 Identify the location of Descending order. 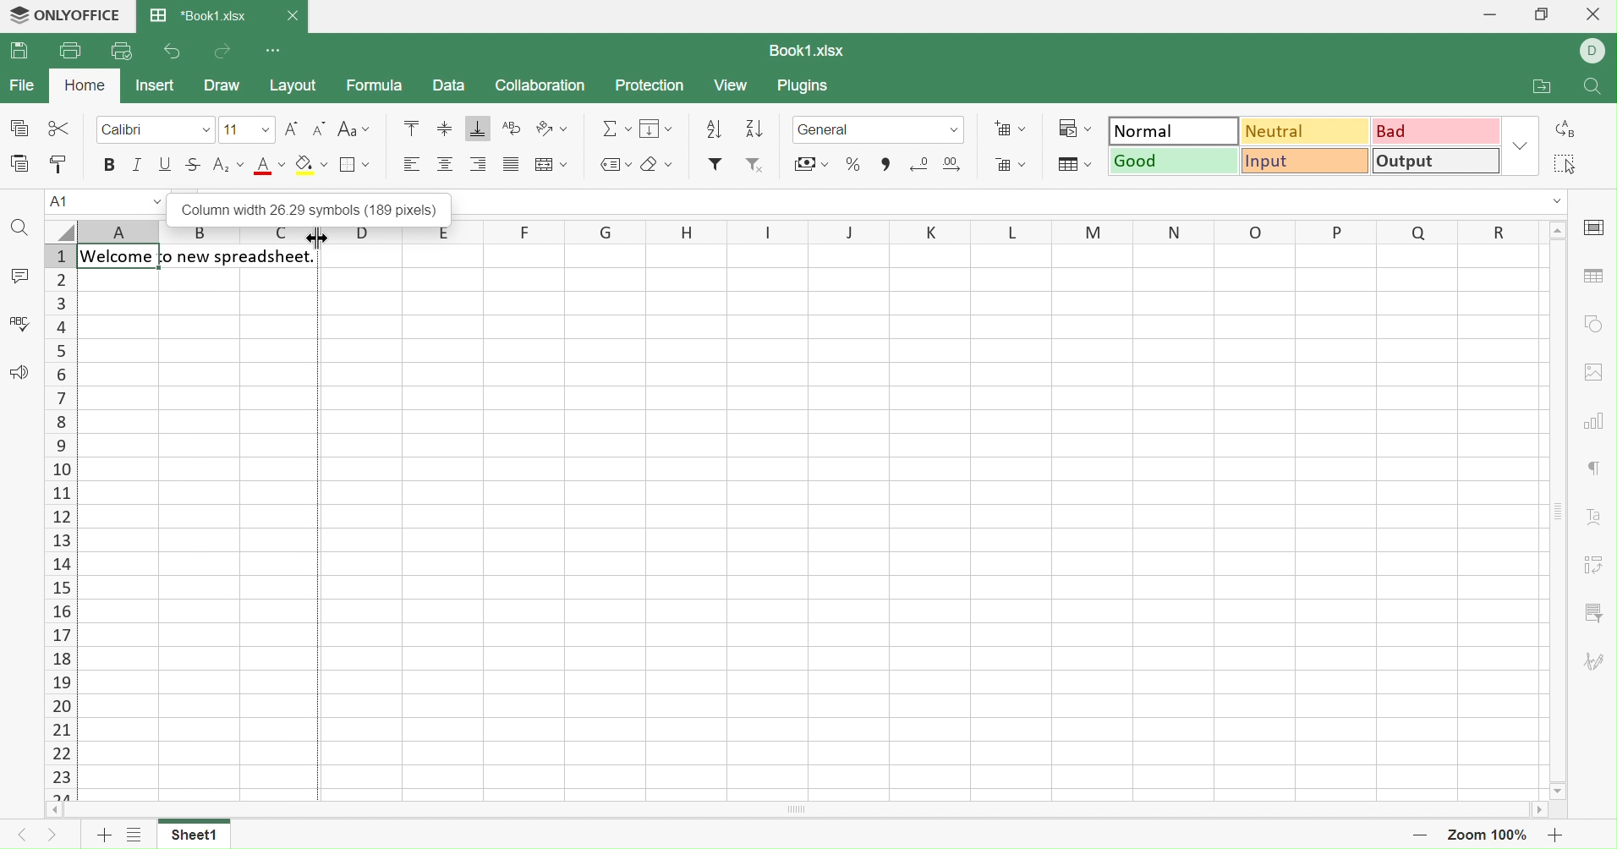
(753, 130).